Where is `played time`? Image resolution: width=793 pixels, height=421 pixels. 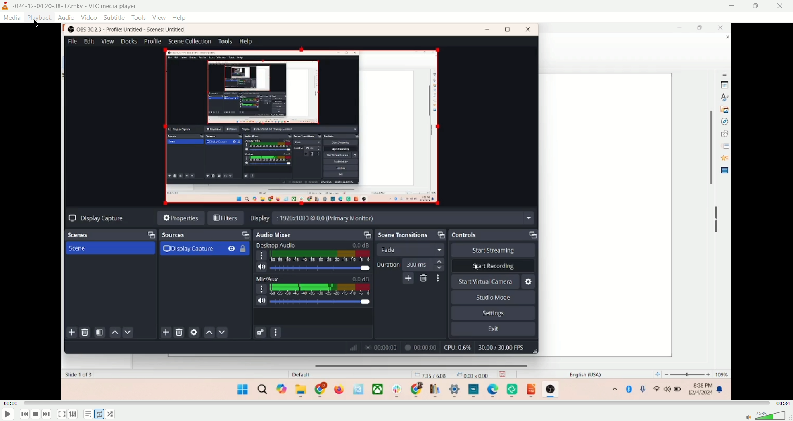 played time is located at coordinates (10, 405).